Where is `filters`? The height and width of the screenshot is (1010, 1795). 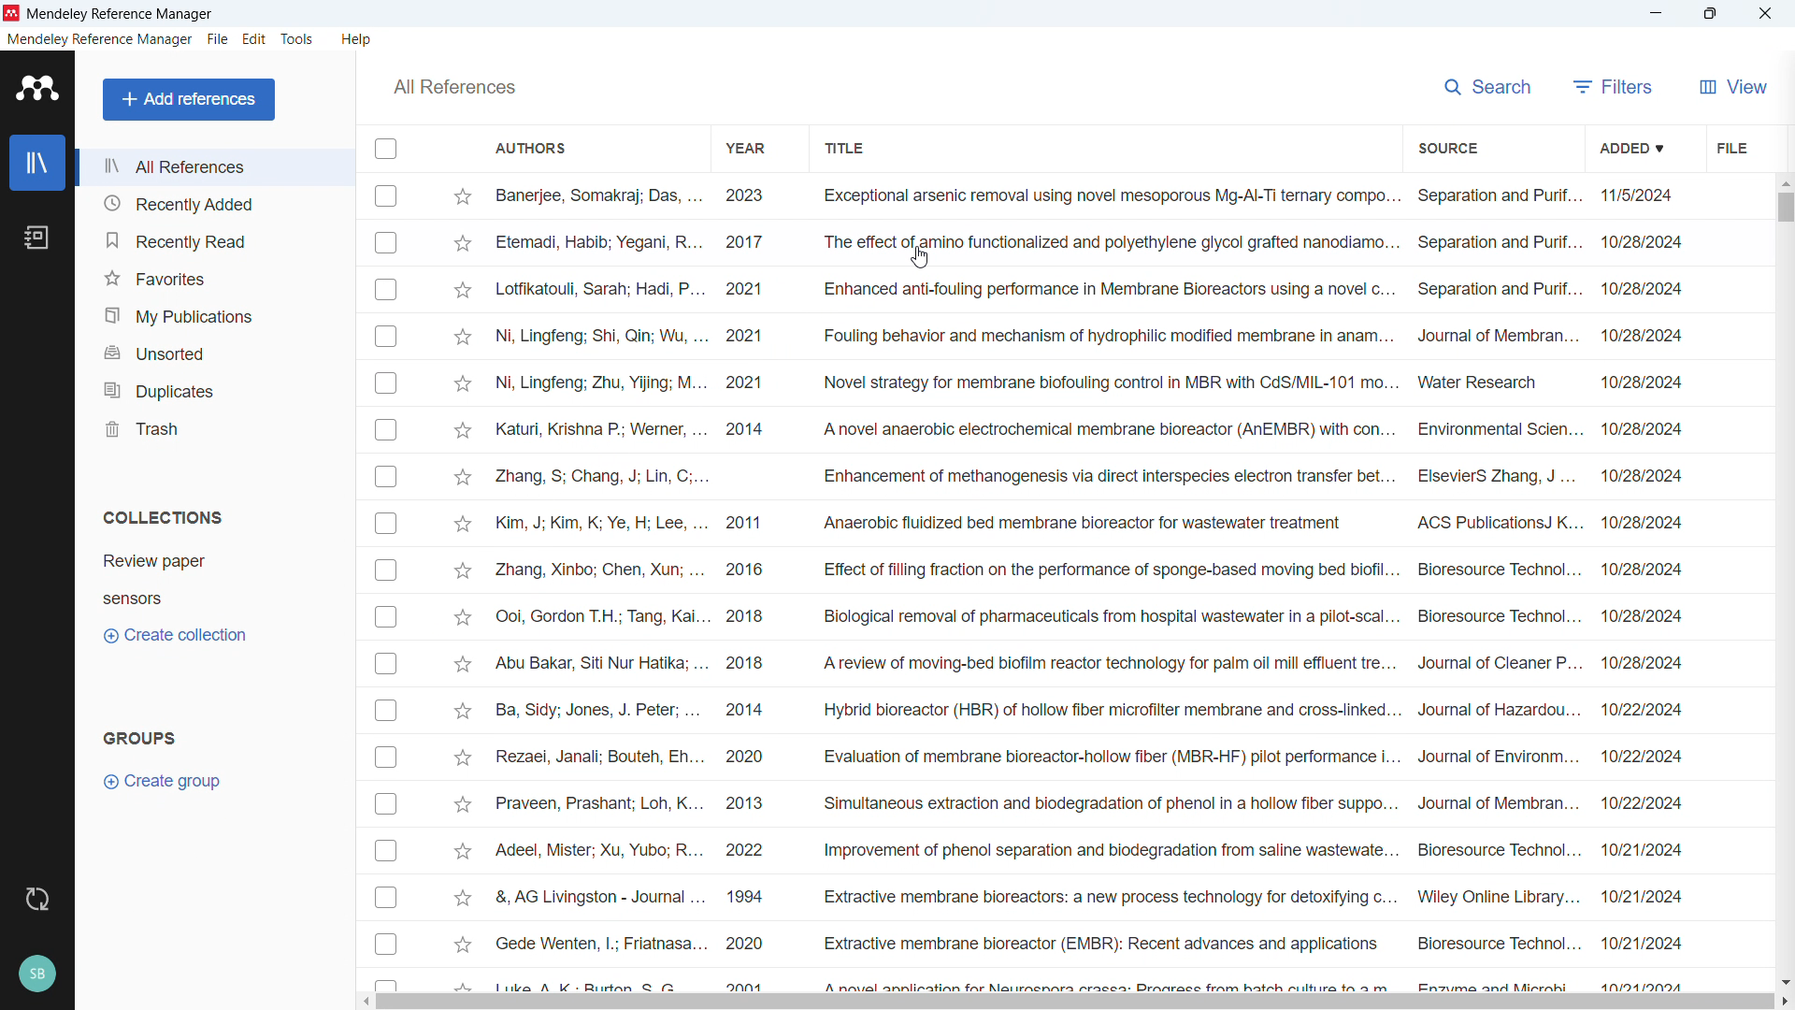 filters is located at coordinates (1614, 87).